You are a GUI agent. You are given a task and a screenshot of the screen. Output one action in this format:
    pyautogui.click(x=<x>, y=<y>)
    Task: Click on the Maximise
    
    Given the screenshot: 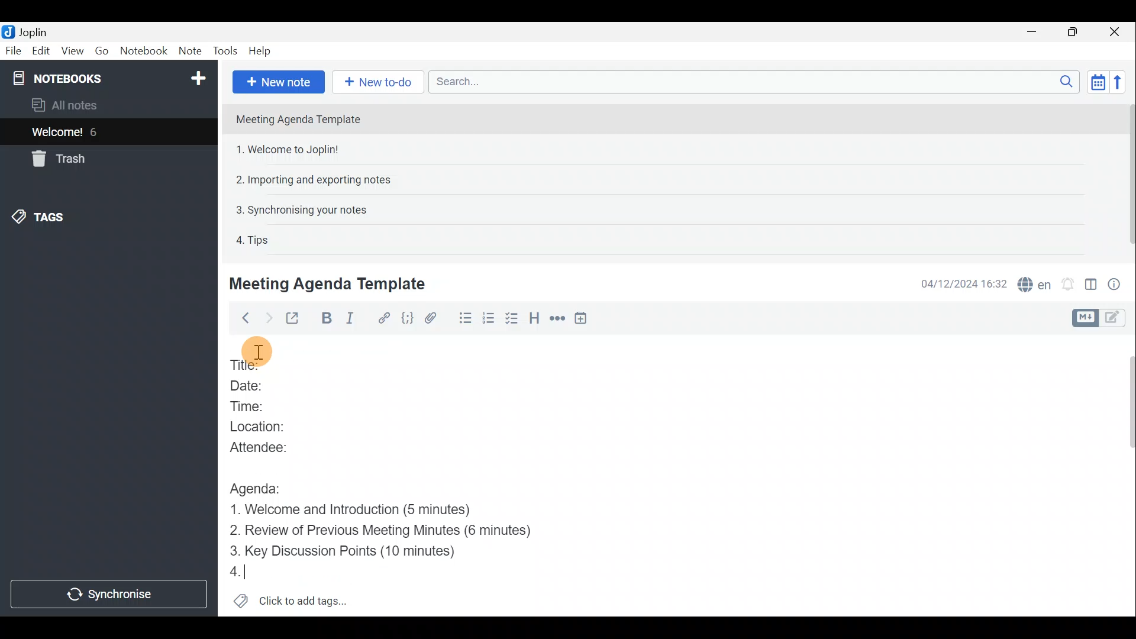 What is the action you would take?
    pyautogui.click(x=1073, y=33)
    